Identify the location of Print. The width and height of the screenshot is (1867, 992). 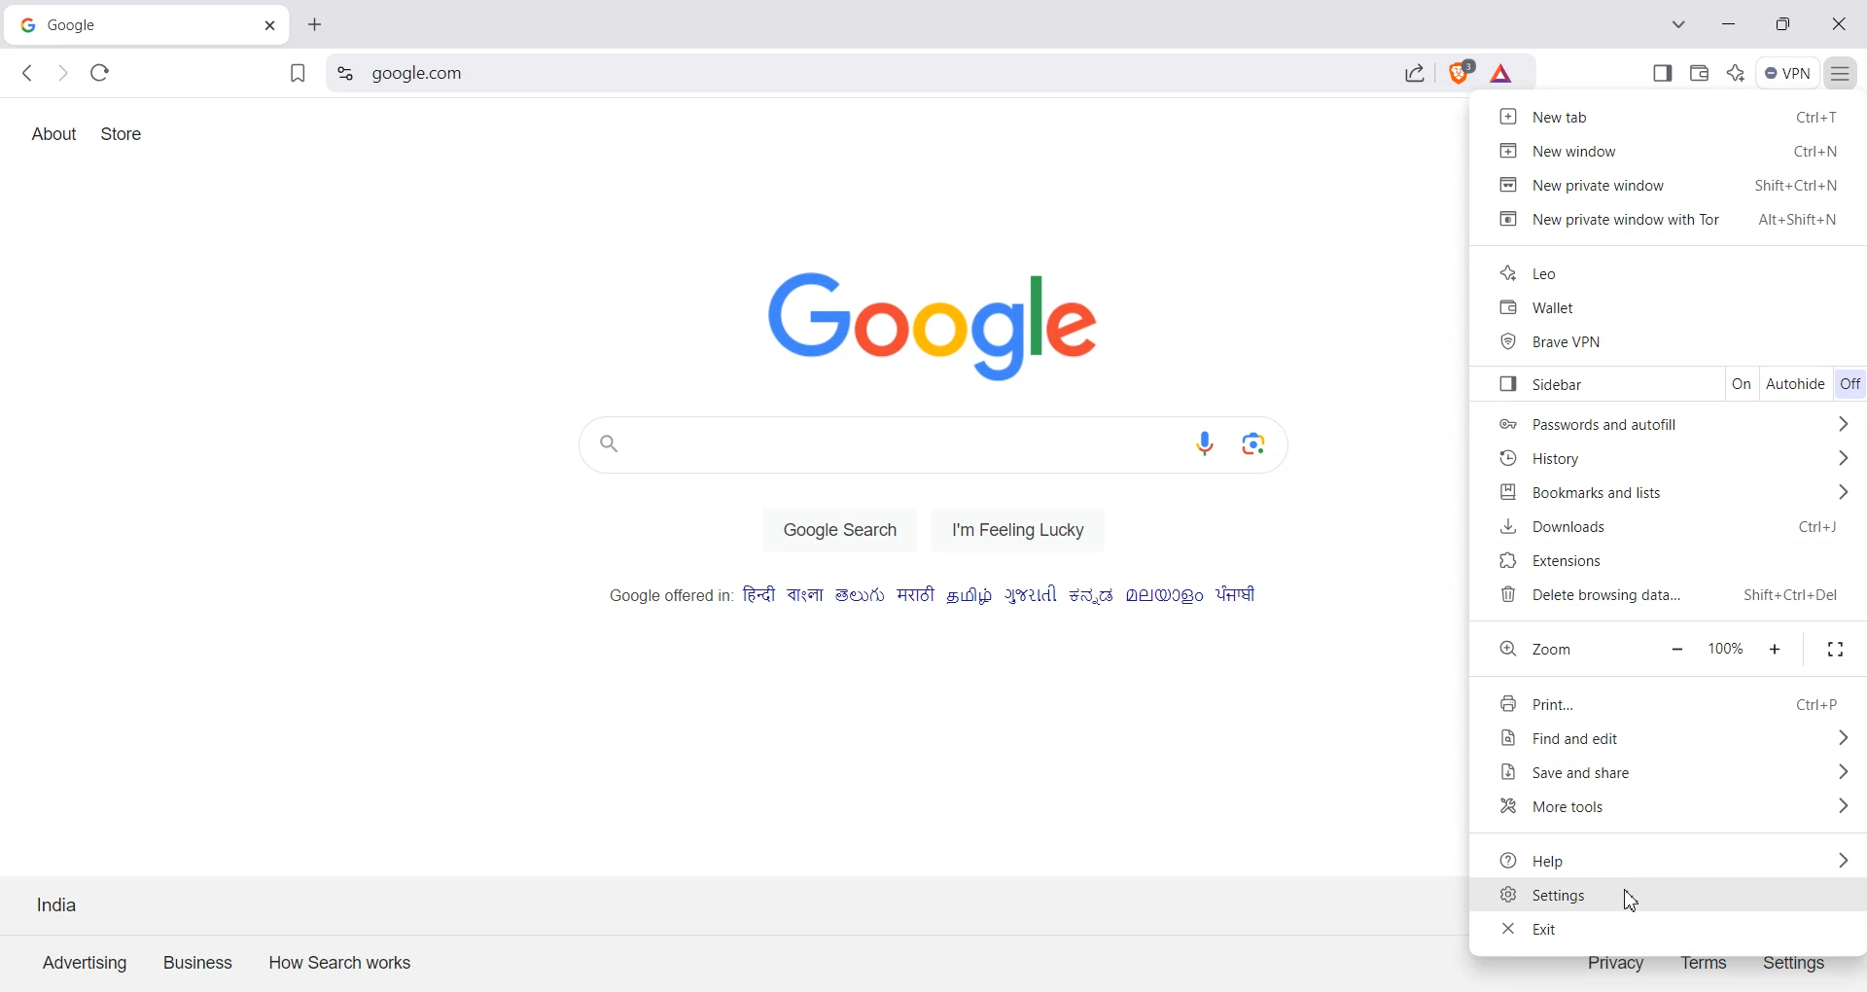
(1674, 701).